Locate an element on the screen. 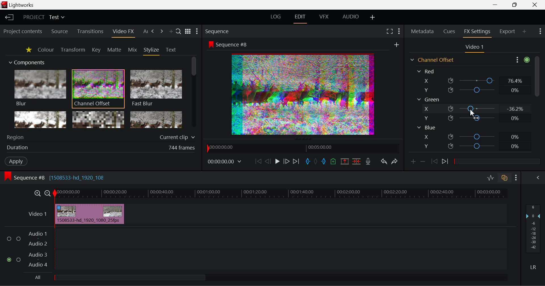 This screenshot has width=545, height=286. Show Audio Mix is located at coordinates (535, 178).